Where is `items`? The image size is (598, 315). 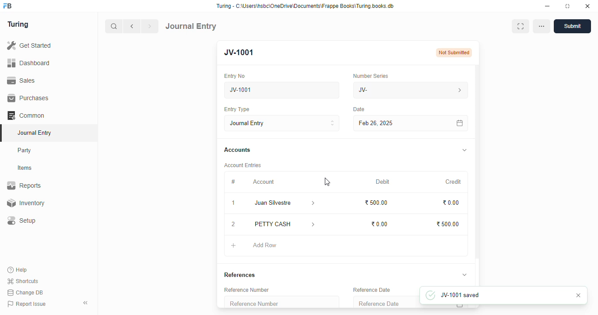 items is located at coordinates (26, 168).